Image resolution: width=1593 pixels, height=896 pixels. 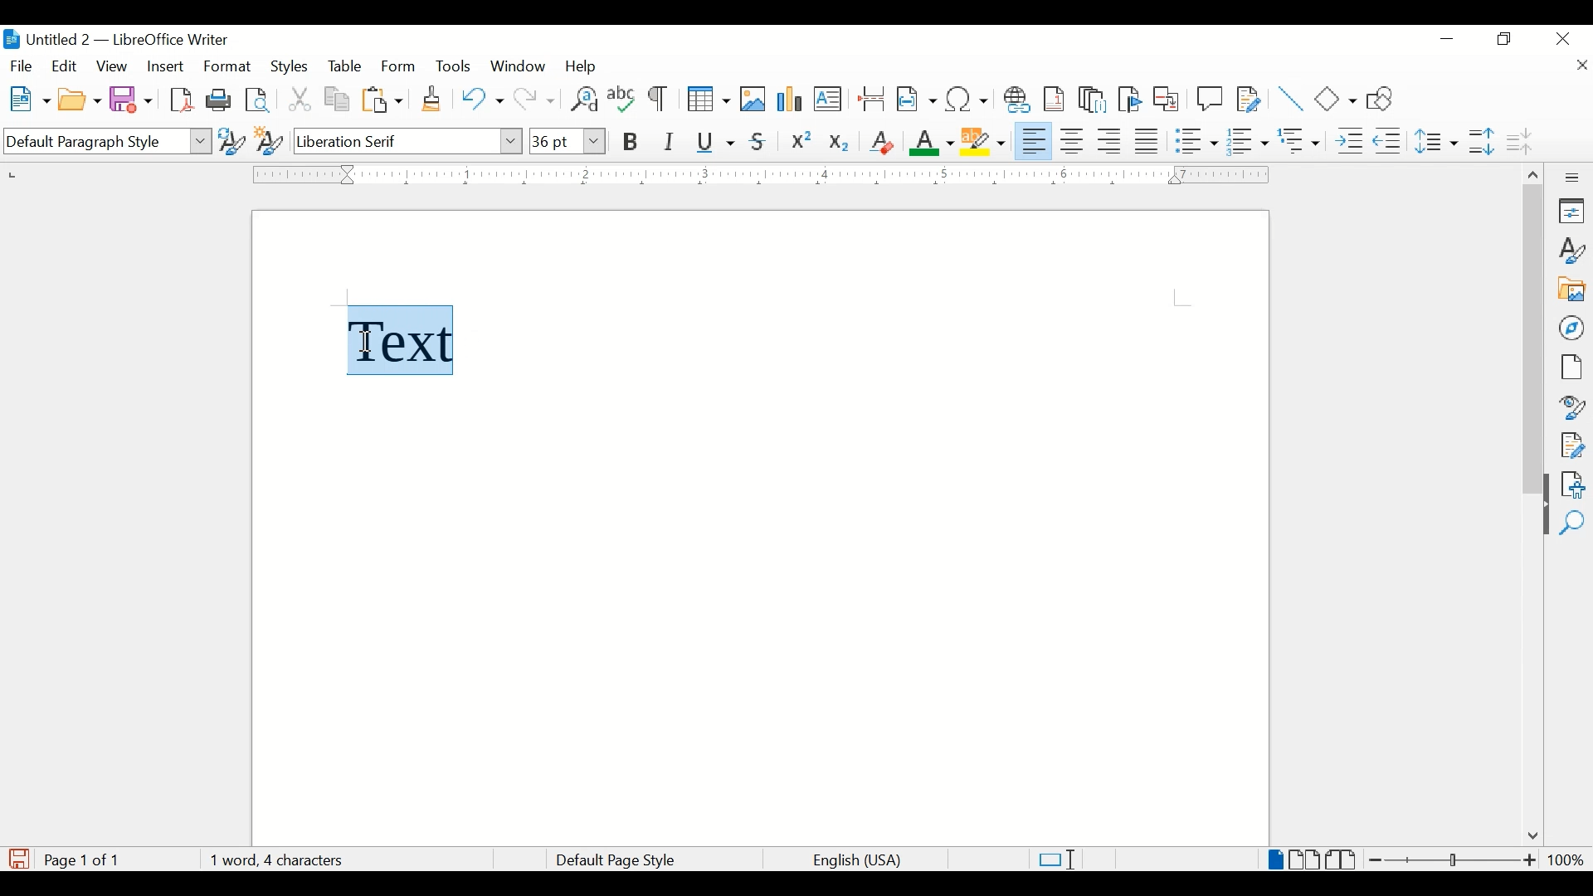 What do you see at coordinates (1573, 328) in the screenshot?
I see `navigator` at bounding box center [1573, 328].